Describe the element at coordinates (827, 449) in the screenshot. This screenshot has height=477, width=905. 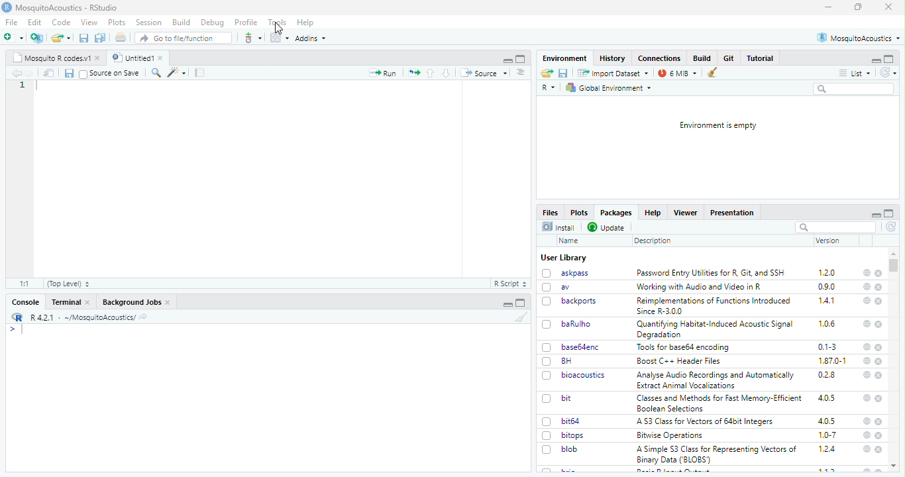
I see `124` at that location.